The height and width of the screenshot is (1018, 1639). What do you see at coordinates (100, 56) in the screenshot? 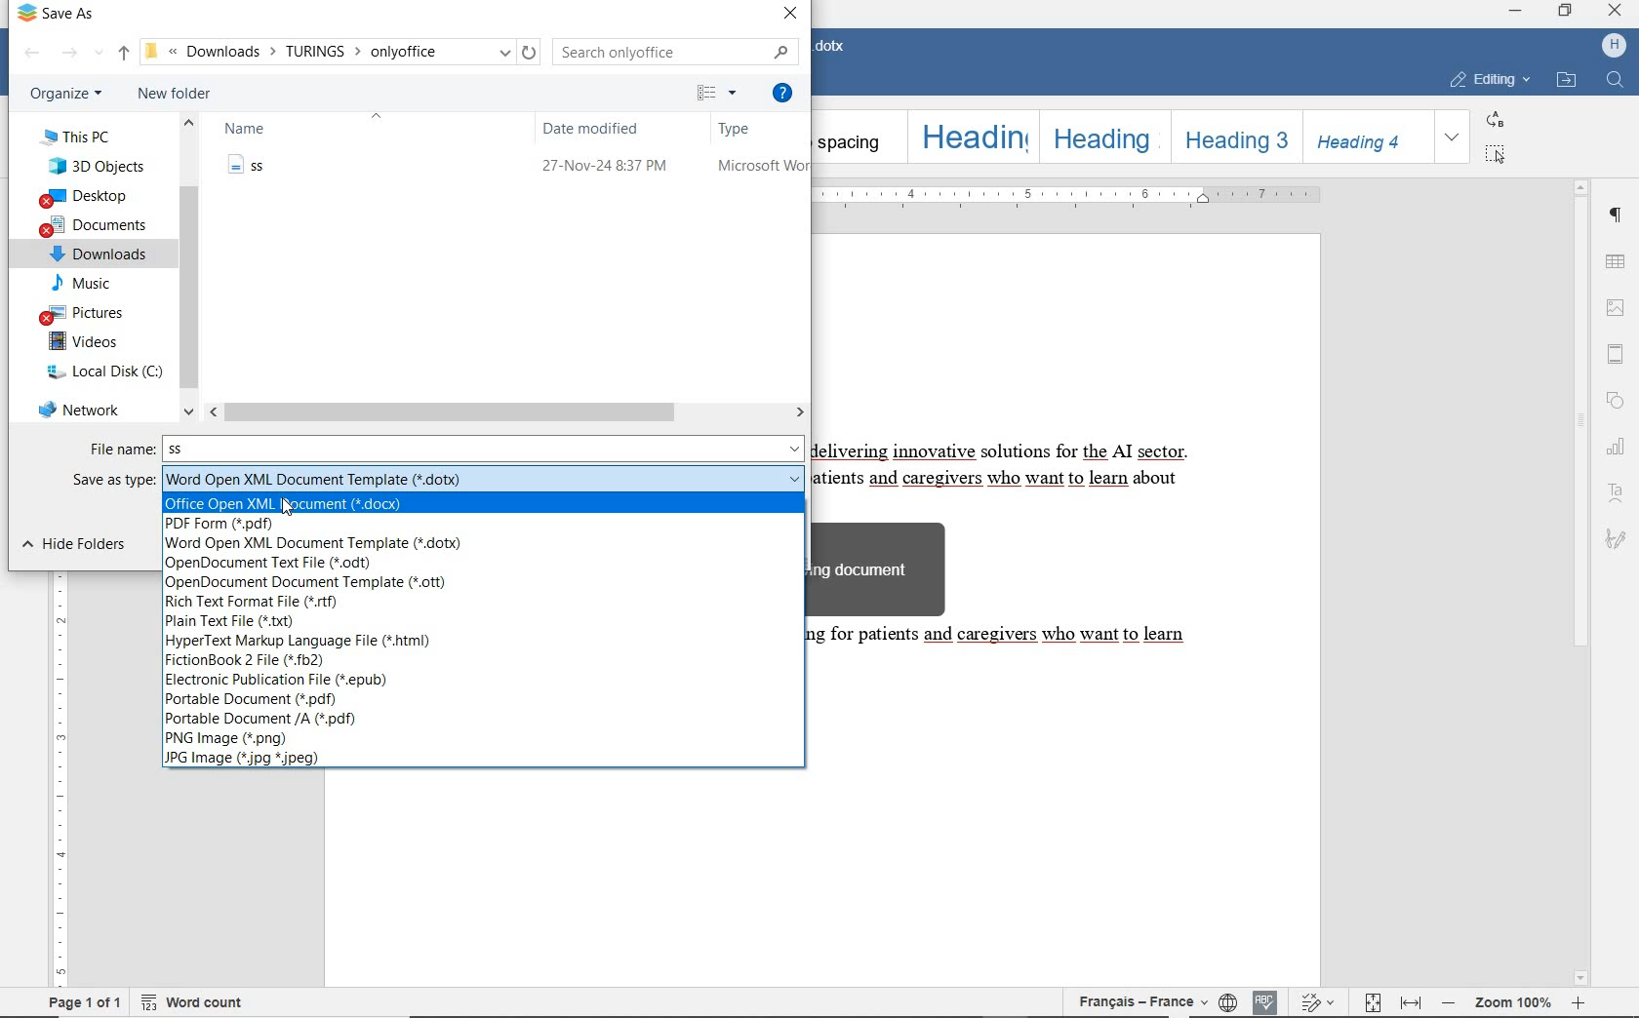
I see `Recent location` at bounding box center [100, 56].